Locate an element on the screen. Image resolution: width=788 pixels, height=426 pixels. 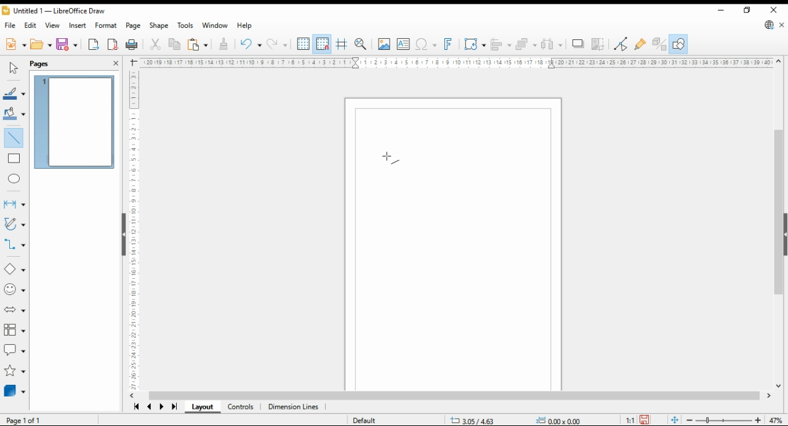
0.00x0.00 is located at coordinates (557, 420).